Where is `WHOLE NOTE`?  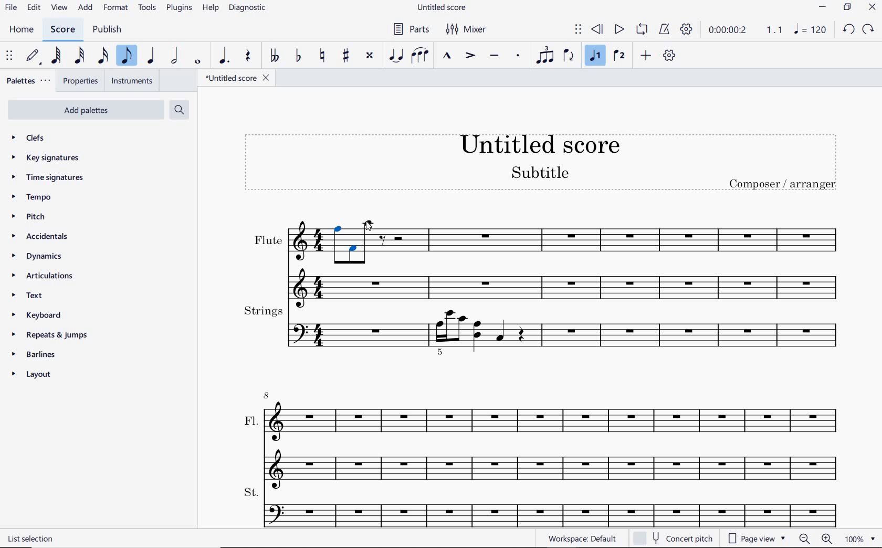
WHOLE NOTE is located at coordinates (198, 62).